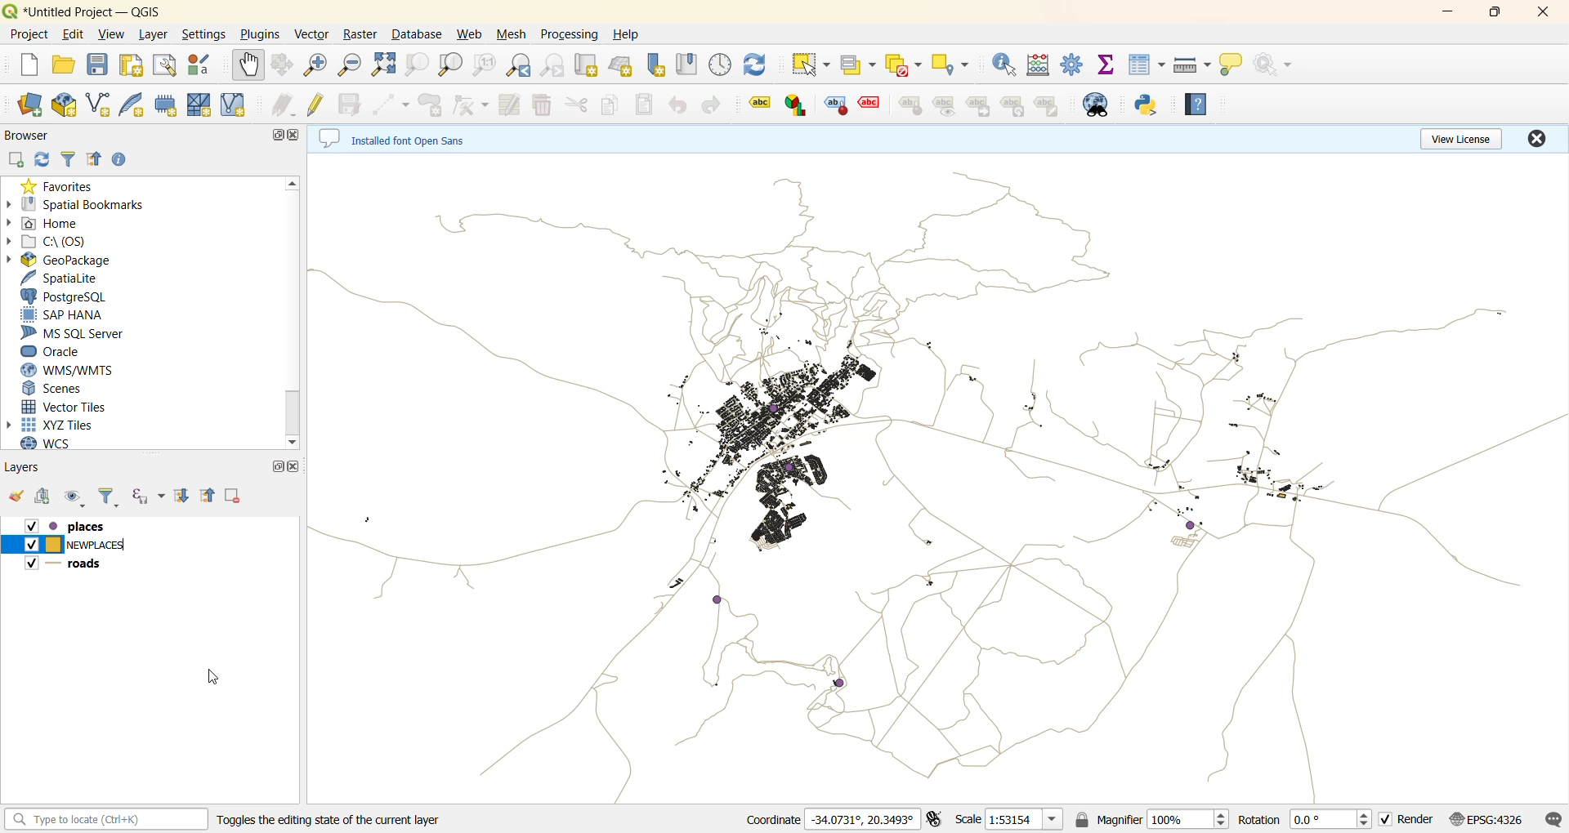  I want to click on new spatial bookmark, so click(655, 65).